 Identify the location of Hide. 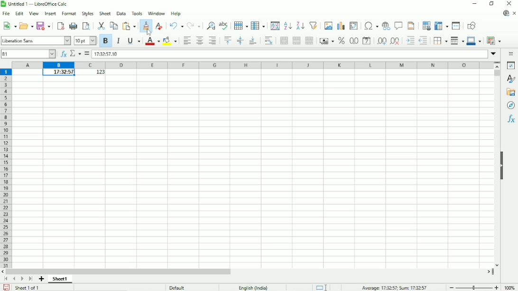
(503, 168).